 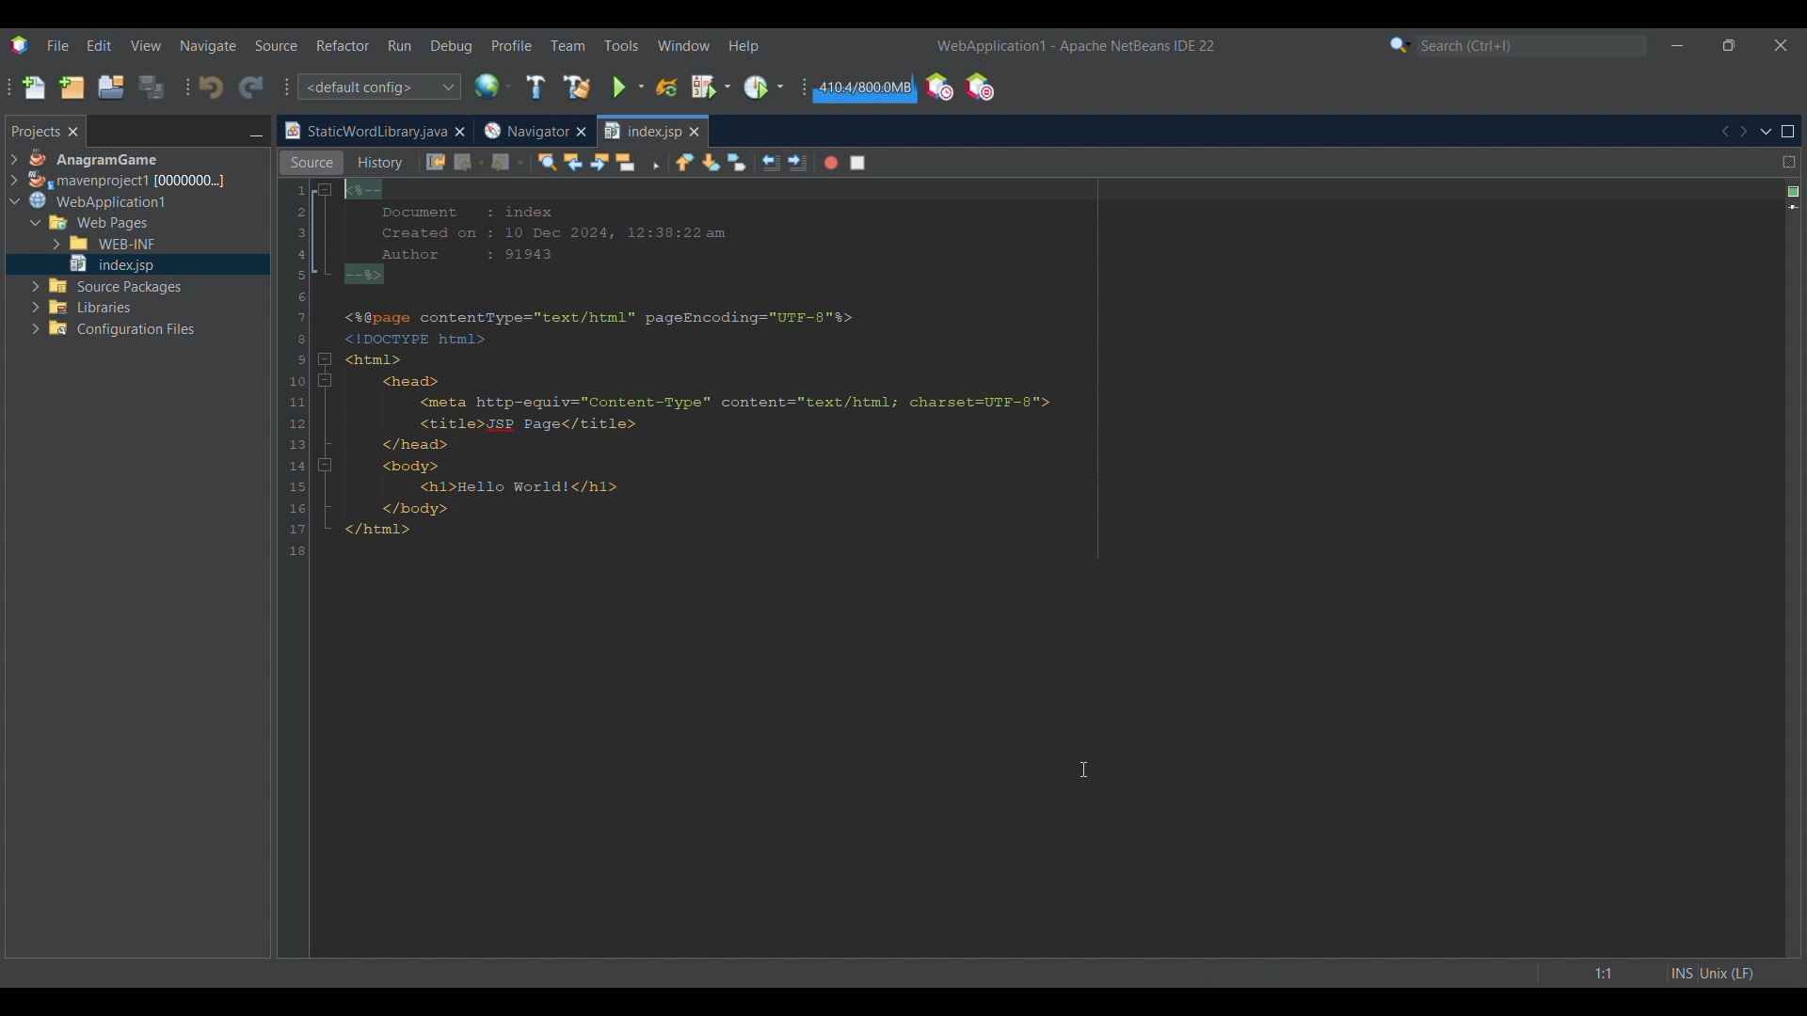 I want to click on Search options, so click(x=1400, y=44).